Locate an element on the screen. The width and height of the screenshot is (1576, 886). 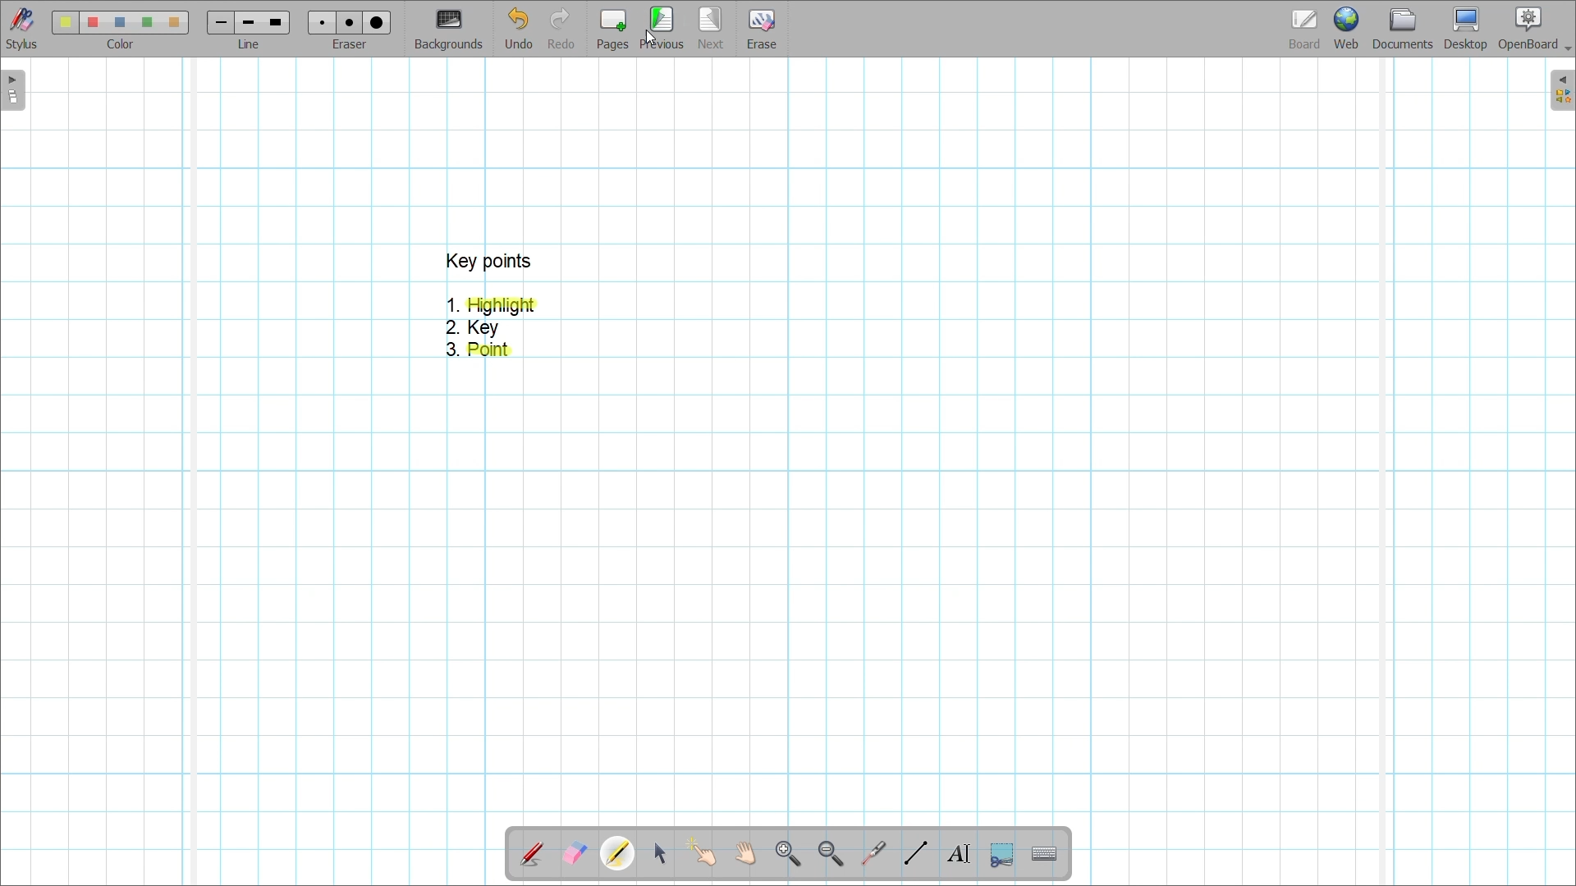
Change background is located at coordinates (448, 29).